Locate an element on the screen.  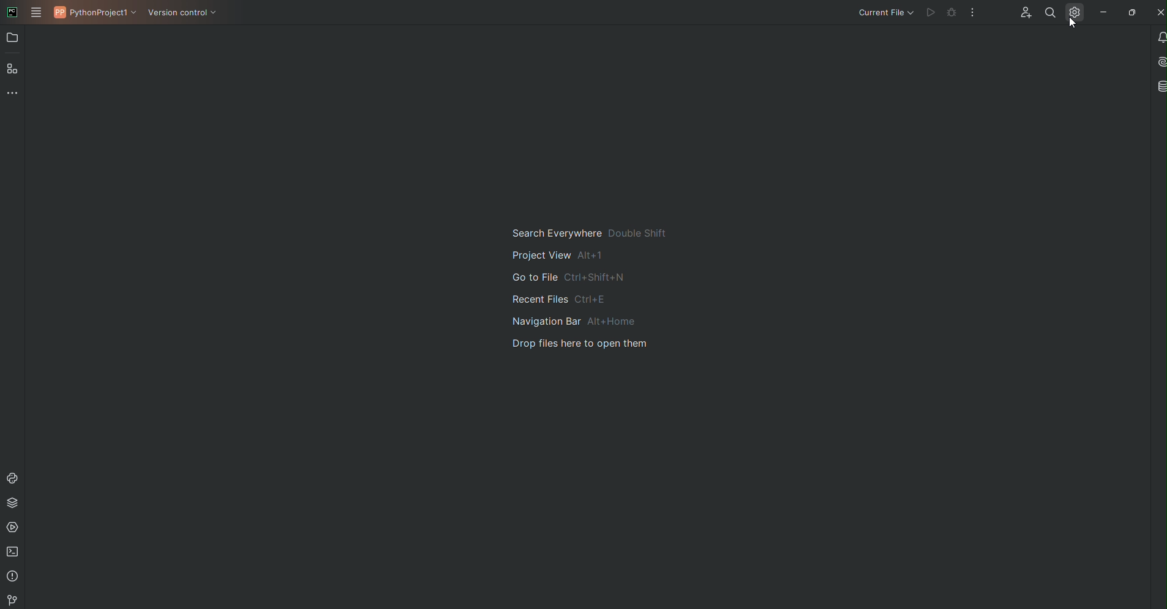
Code with me is located at coordinates (1025, 12).